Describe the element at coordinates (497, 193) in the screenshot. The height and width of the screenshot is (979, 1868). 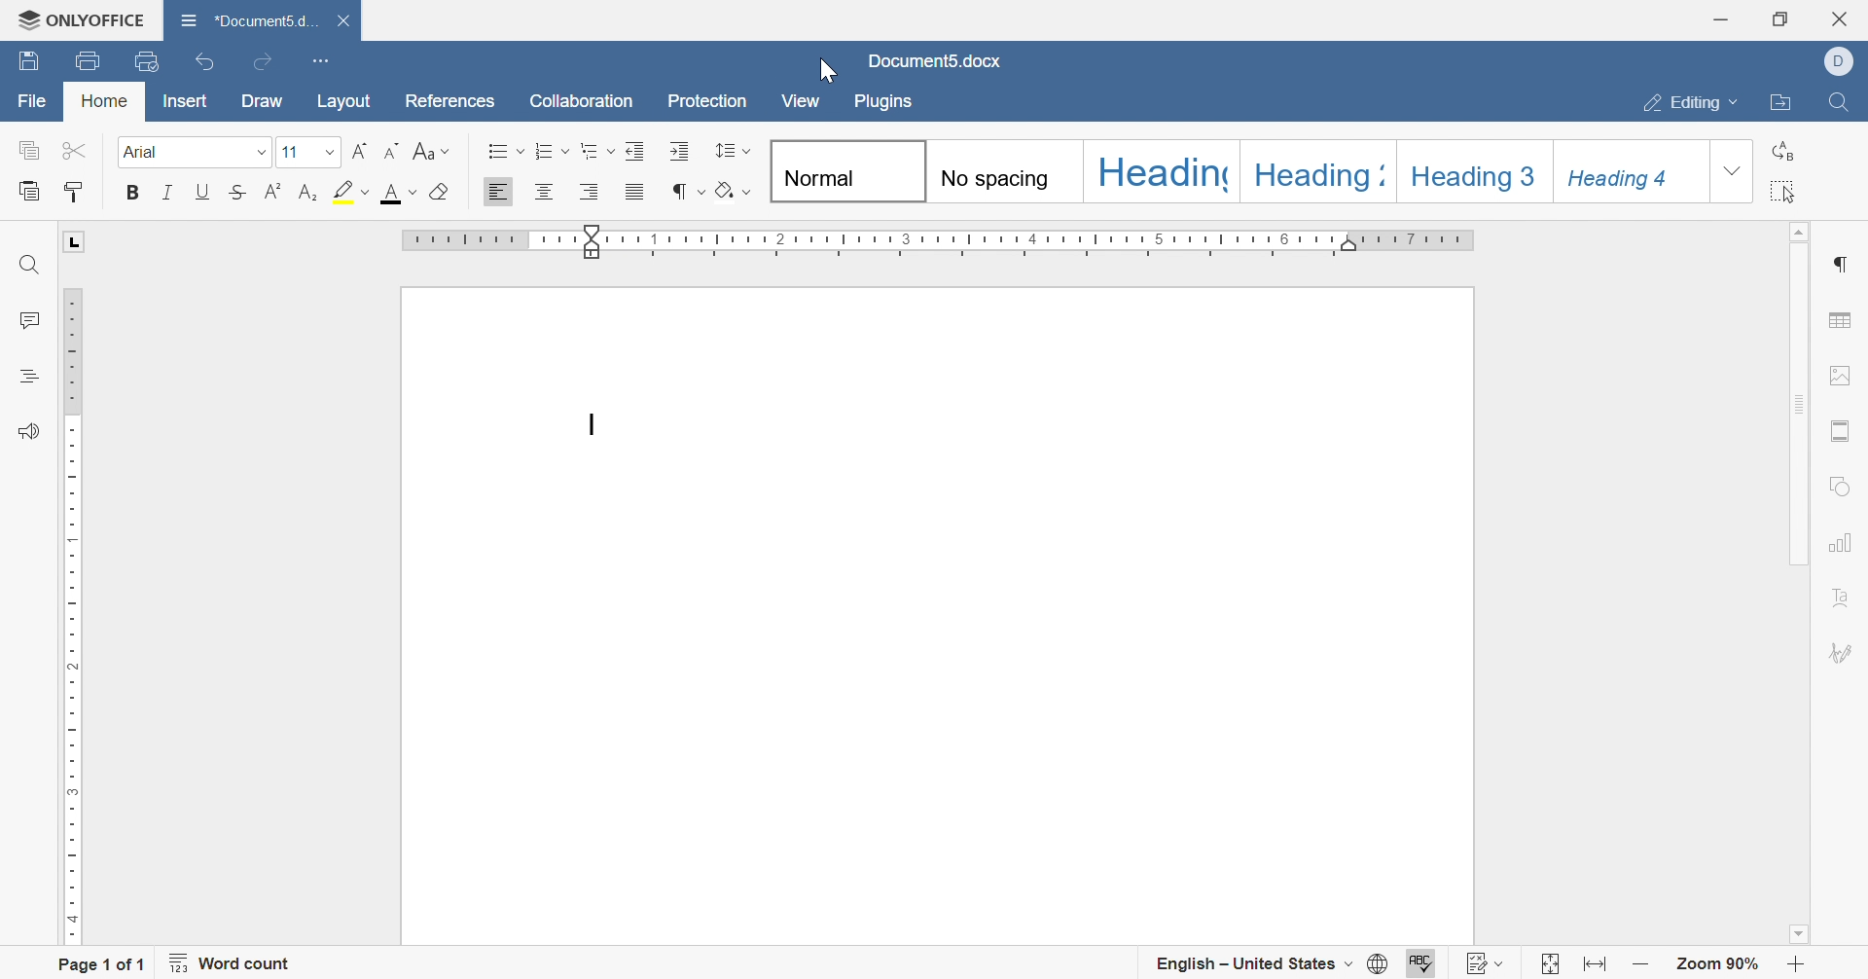
I see `Align Left` at that location.